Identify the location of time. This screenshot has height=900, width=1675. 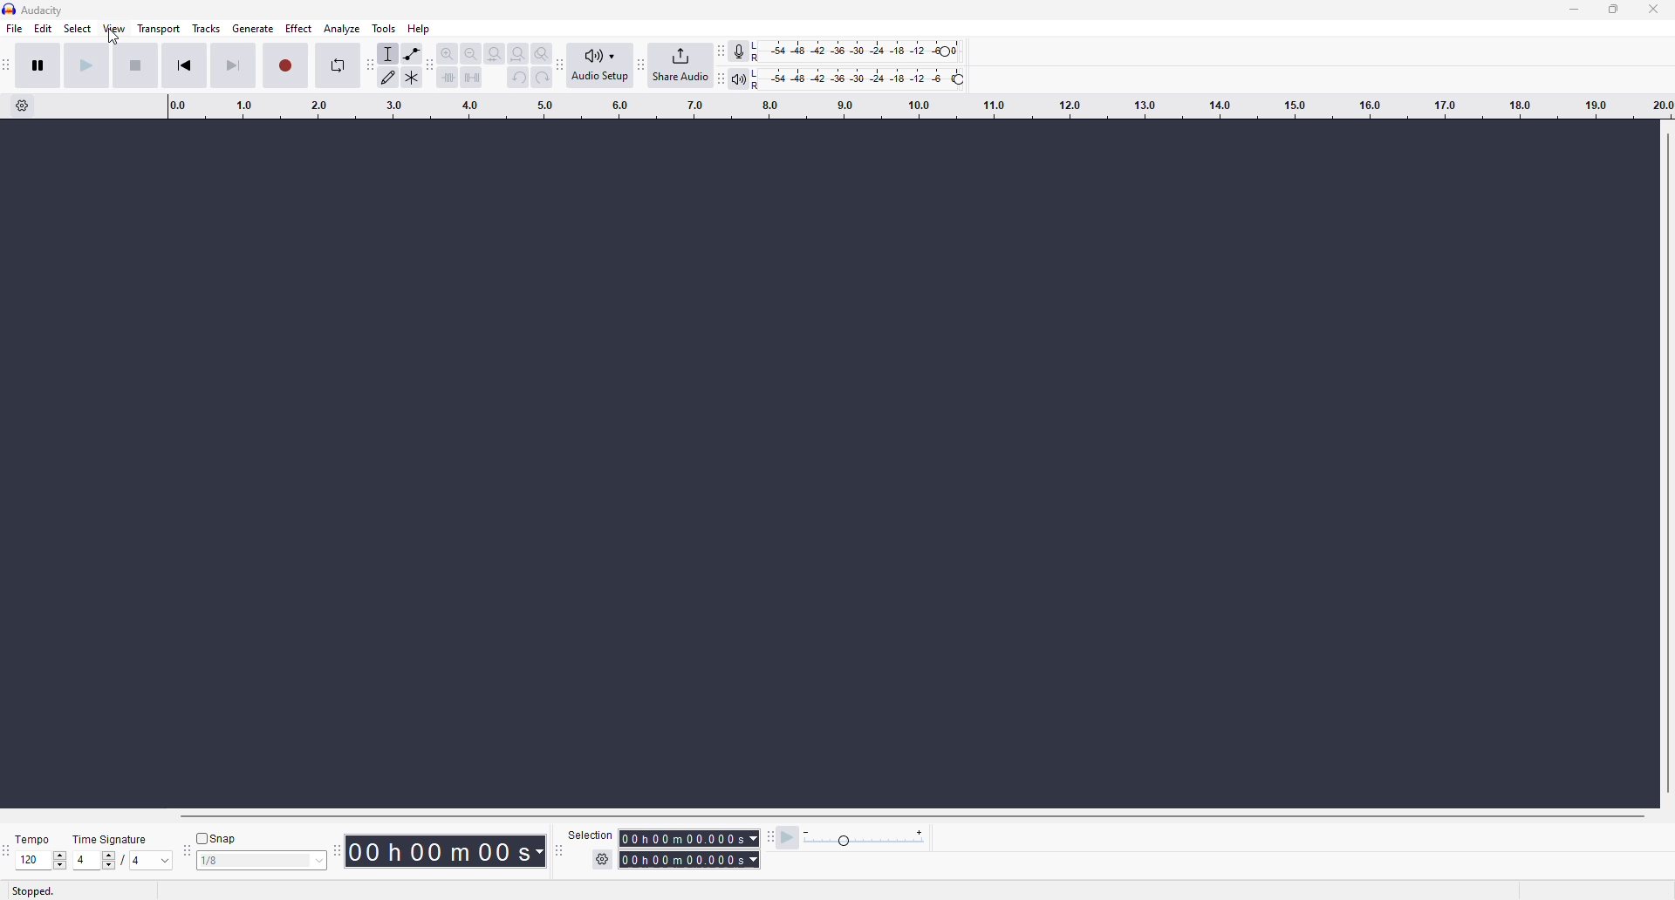
(690, 850).